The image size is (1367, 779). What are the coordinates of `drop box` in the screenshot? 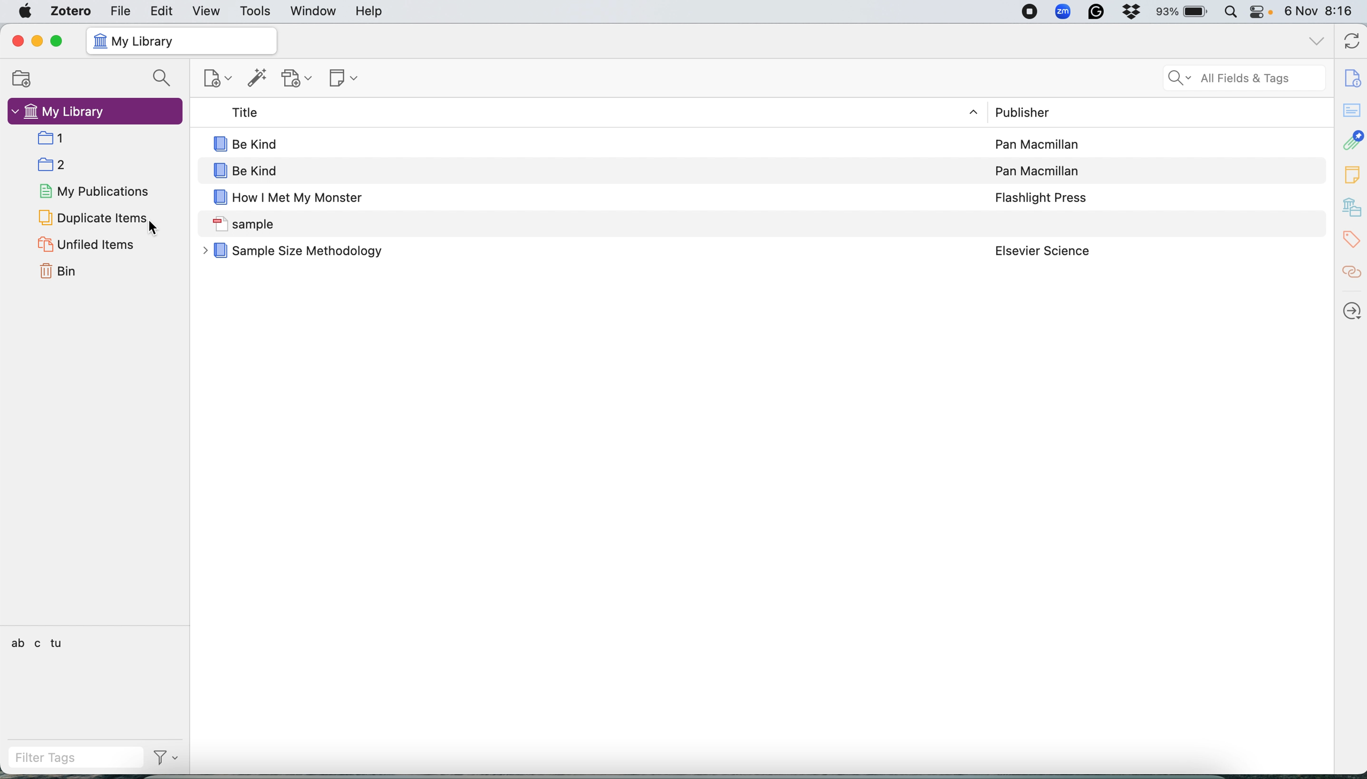 It's located at (1134, 12).